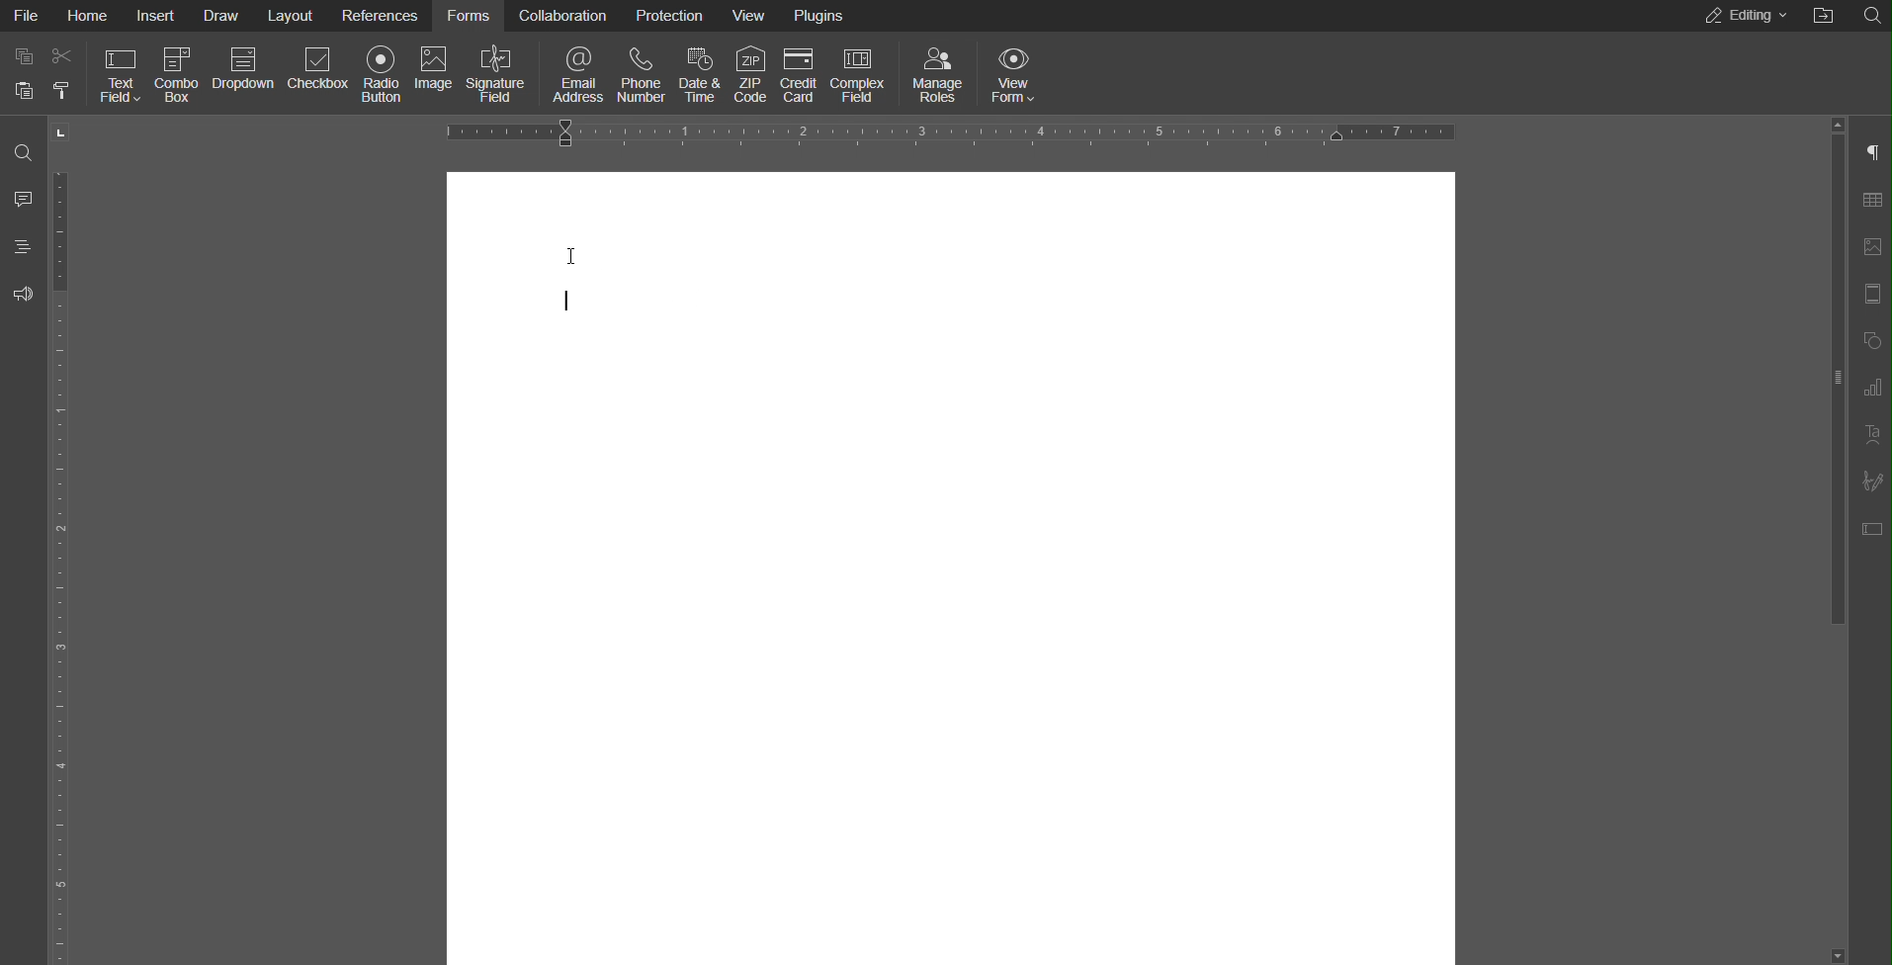  I want to click on Zip Code, so click(752, 71).